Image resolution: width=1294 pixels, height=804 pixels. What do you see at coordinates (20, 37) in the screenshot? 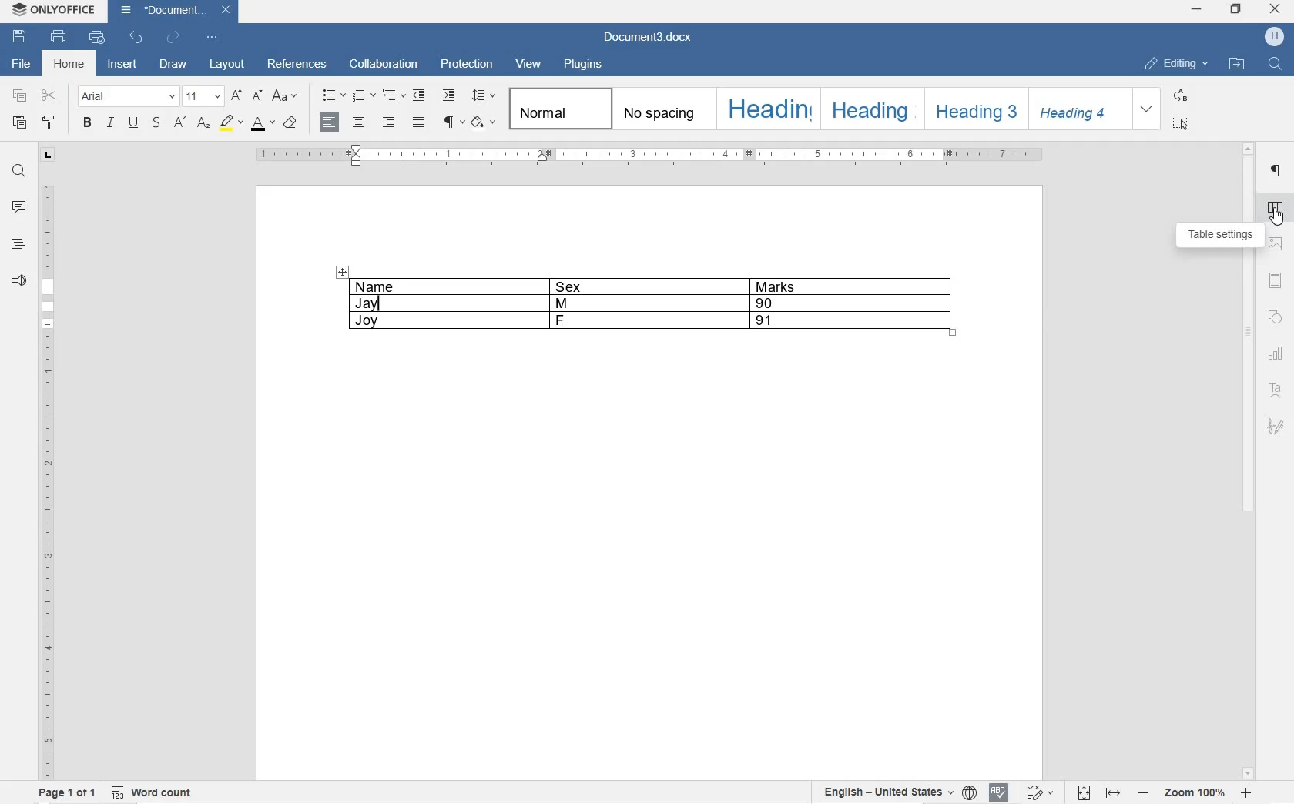
I see `SAVE` at bounding box center [20, 37].